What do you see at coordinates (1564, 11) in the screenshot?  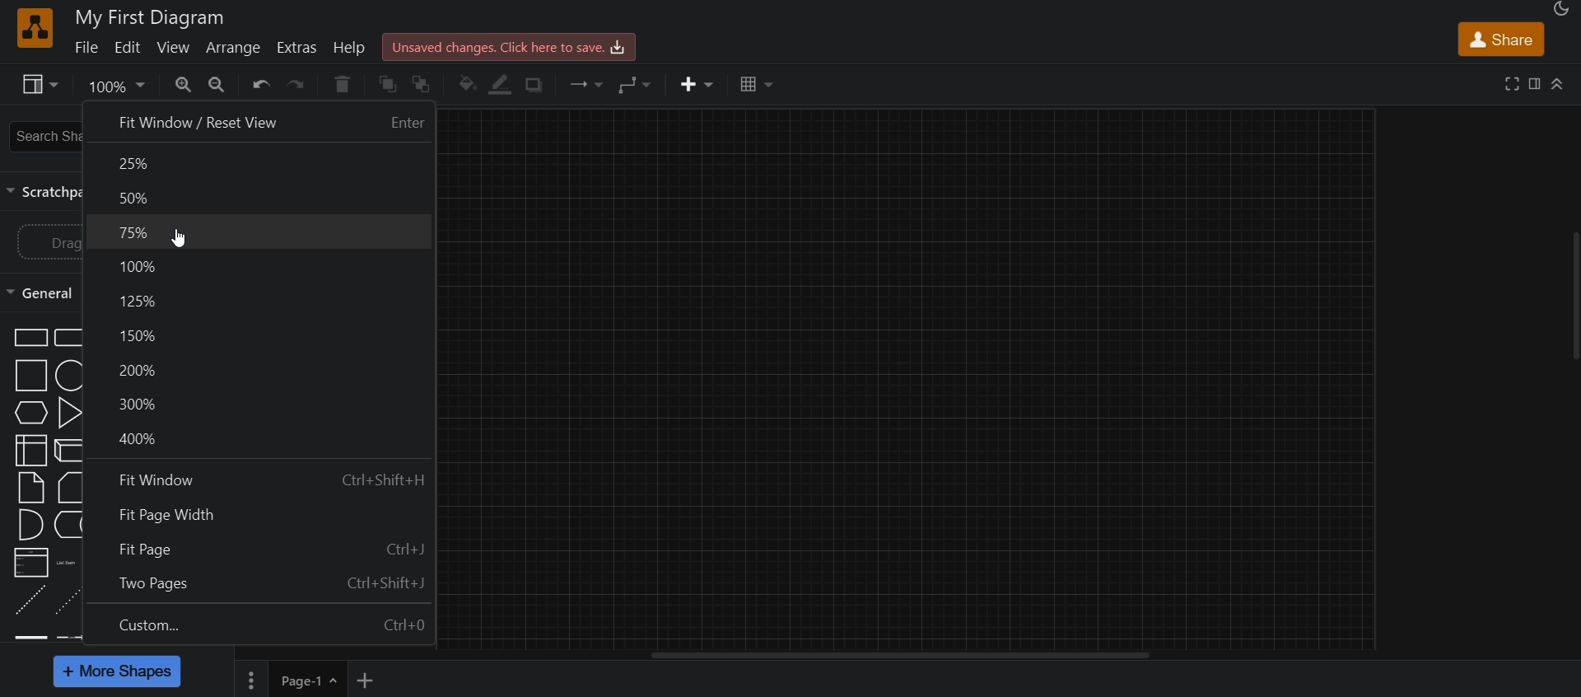 I see `appearance` at bounding box center [1564, 11].